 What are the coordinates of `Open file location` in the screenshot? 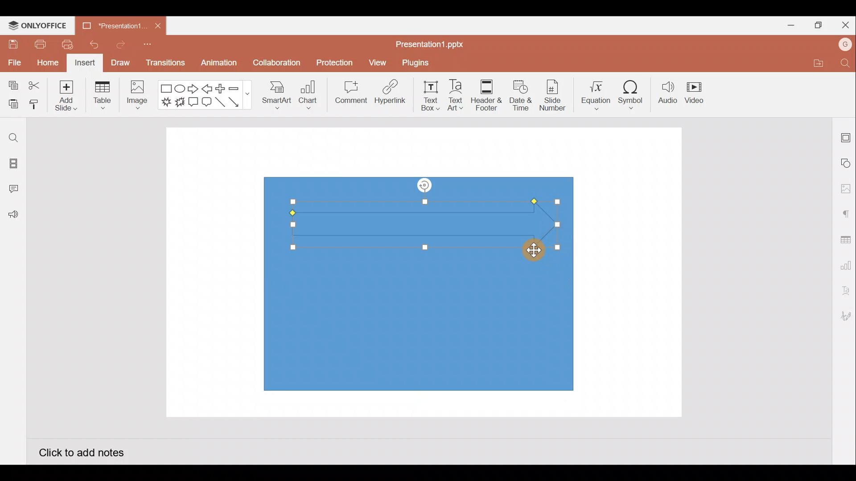 It's located at (817, 63).